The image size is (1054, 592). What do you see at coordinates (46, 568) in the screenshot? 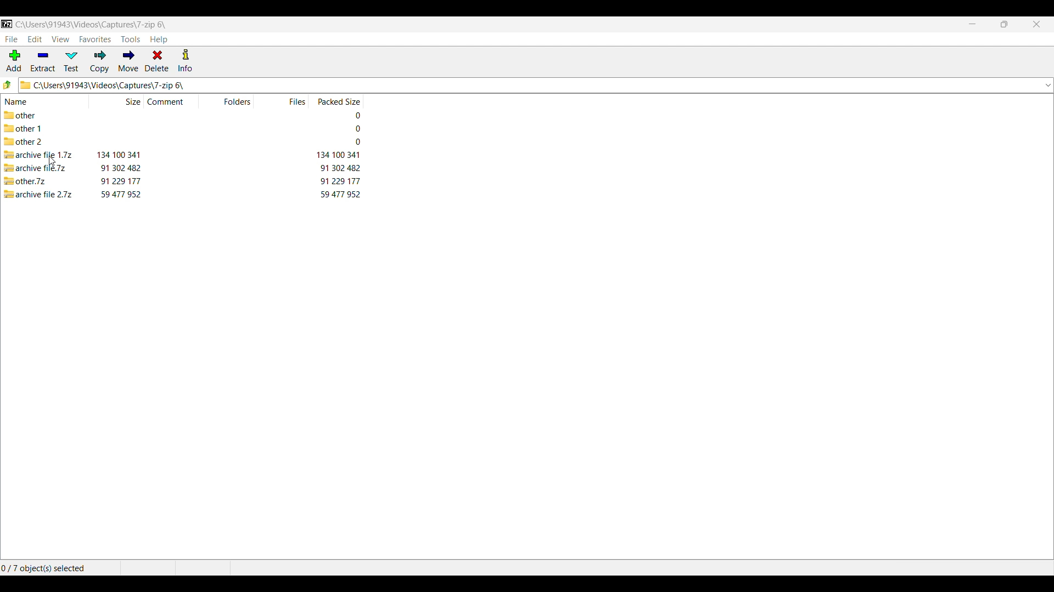
I see `0 / 7 object(s) selected` at bounding box center [46, 568].